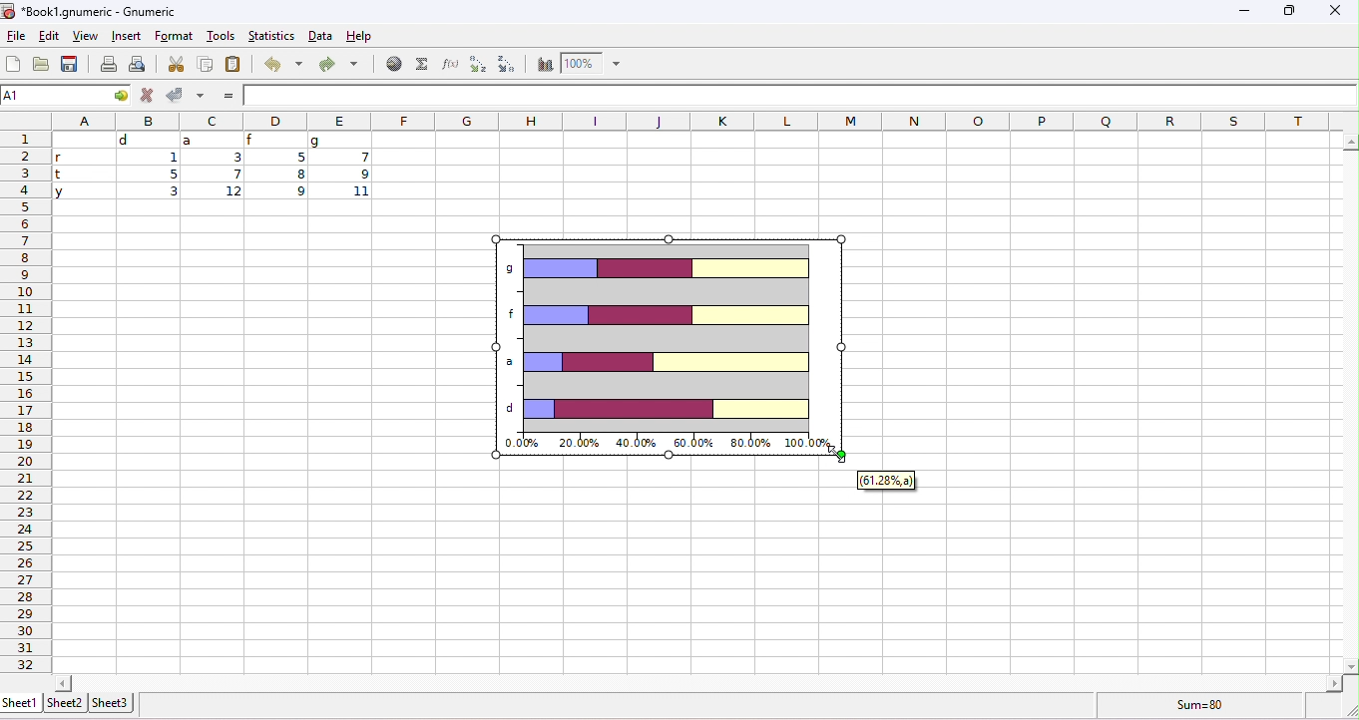  Describe the element at coordinates (1244, 14) in the screenshot. I see `minimize` at that location.